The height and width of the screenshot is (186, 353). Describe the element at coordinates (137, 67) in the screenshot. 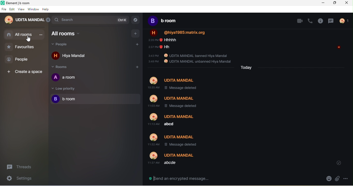

I see `add room` at that location.